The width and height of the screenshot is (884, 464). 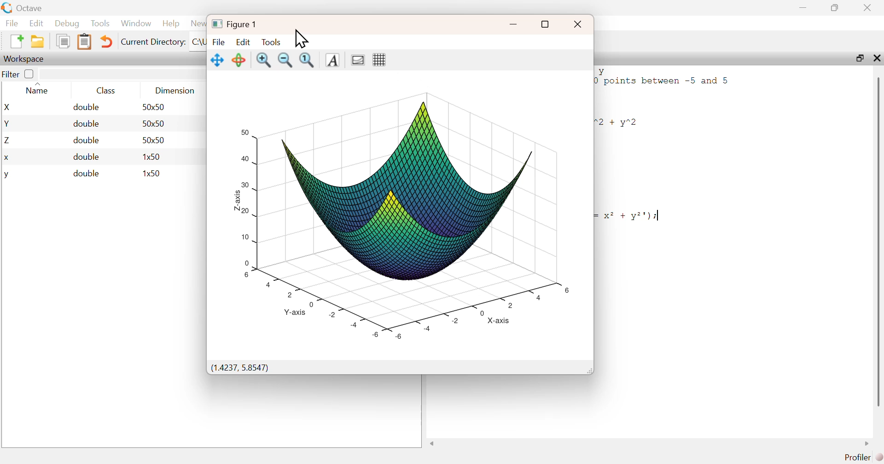 What do you see at coordinates (8, 141) in the screenshot?
I see `Z` at bounding box center [8, 141].